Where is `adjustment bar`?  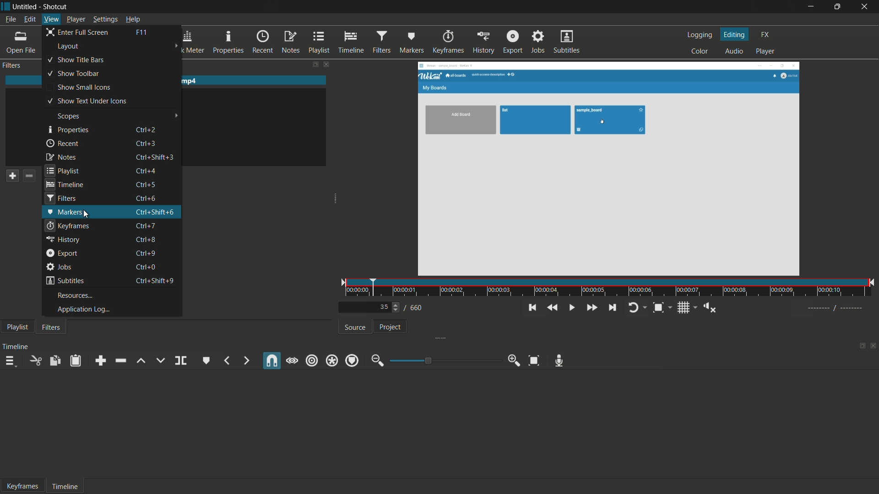 adjustment bar is located at coordinates (443, 360).